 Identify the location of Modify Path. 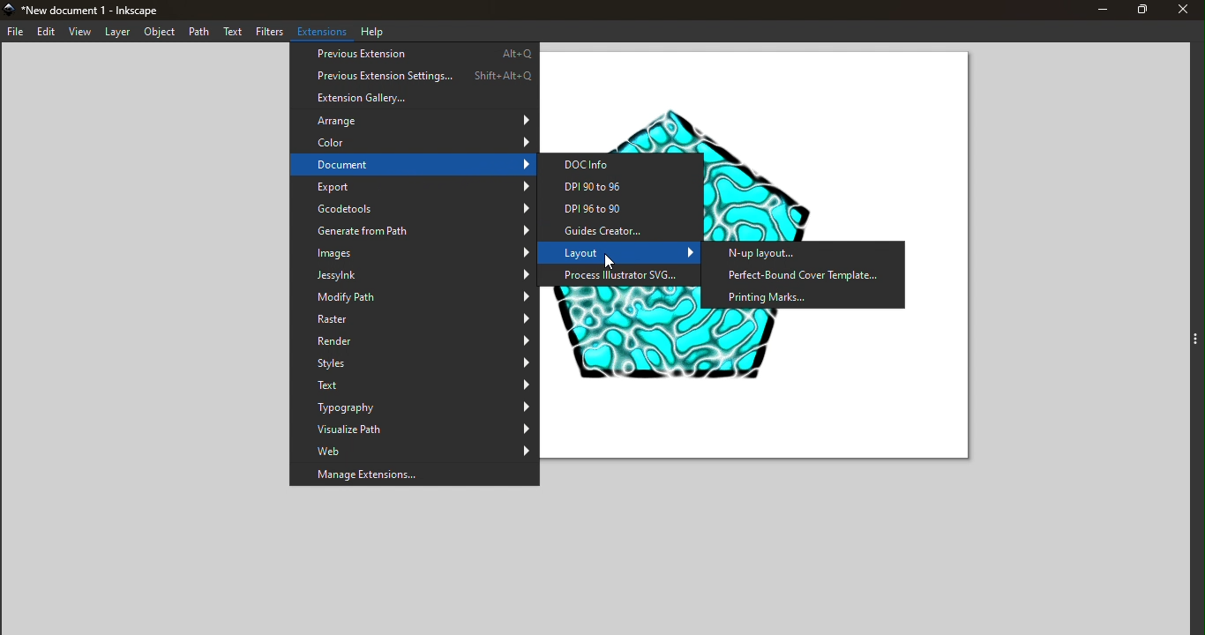
(415, 299).